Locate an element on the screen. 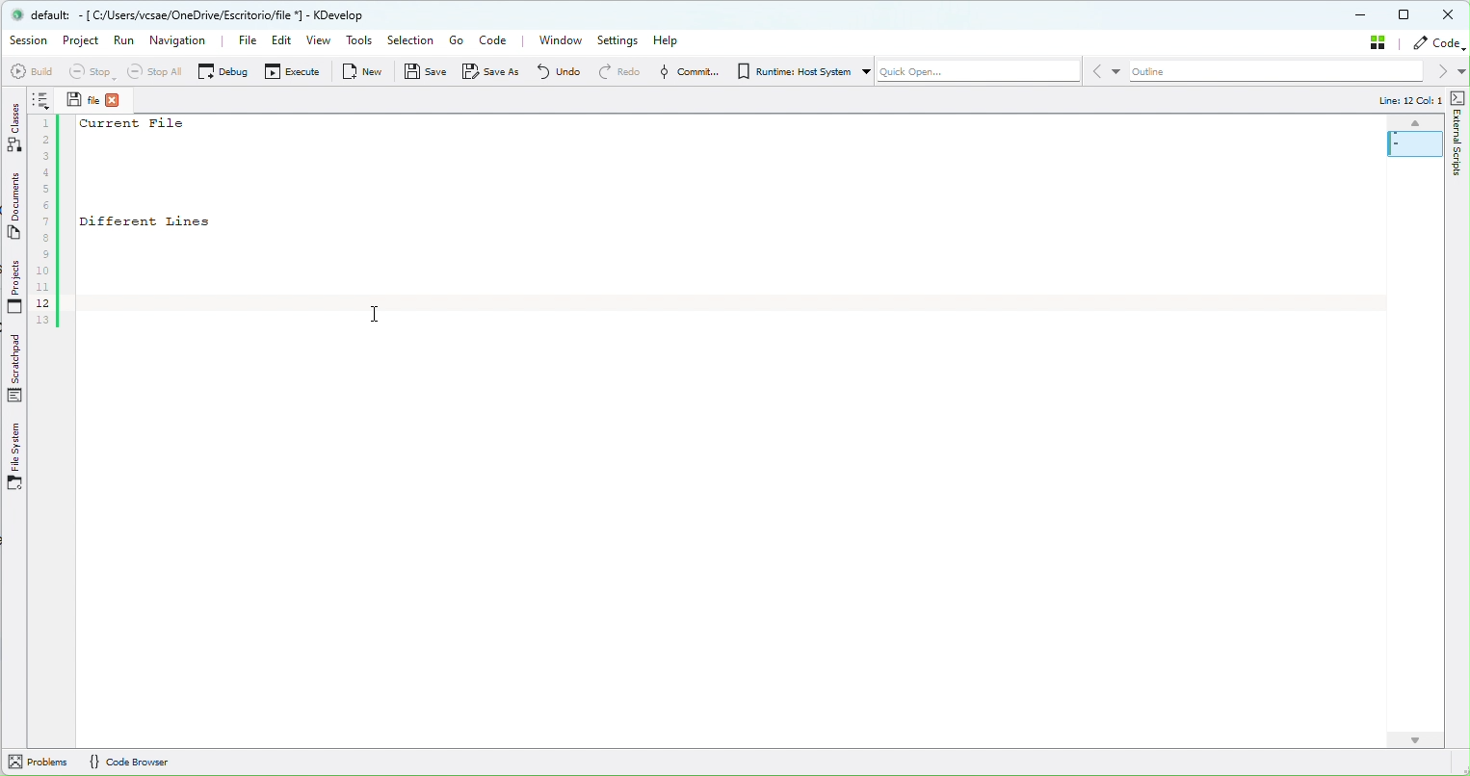 This screenshot has width=1470, height=776. View is located at coordinates (317, 39).